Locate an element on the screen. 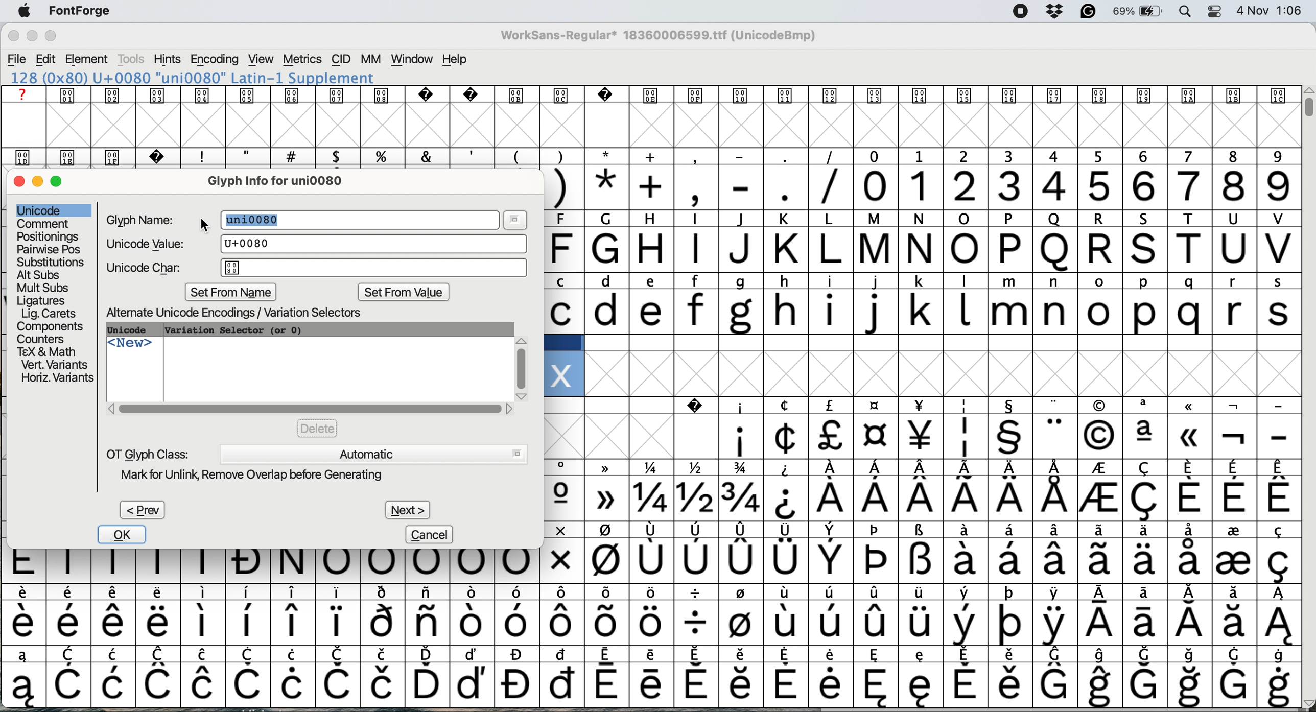 The width and height of the screenshot is (1316, 712). alt subs is located at coordinates (40, 274).